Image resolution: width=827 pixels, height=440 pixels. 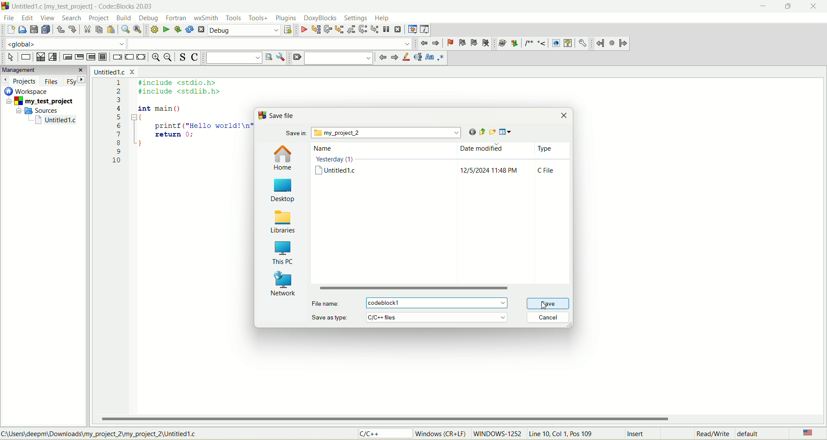 I want to click on scroll bar, so click(x=442, y=289).